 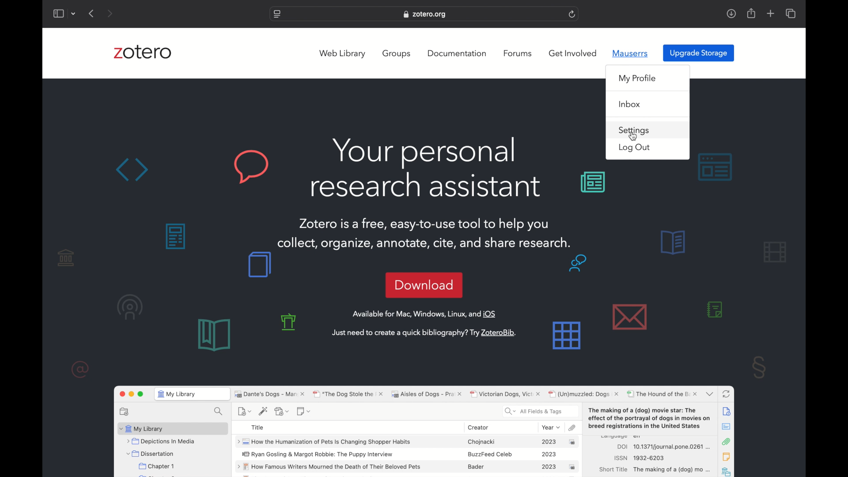 I want to click on background graphics, so click(x=593, y=183).